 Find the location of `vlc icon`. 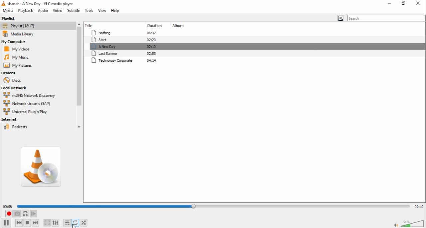

vlc icon is located at coordinates (3, 4).